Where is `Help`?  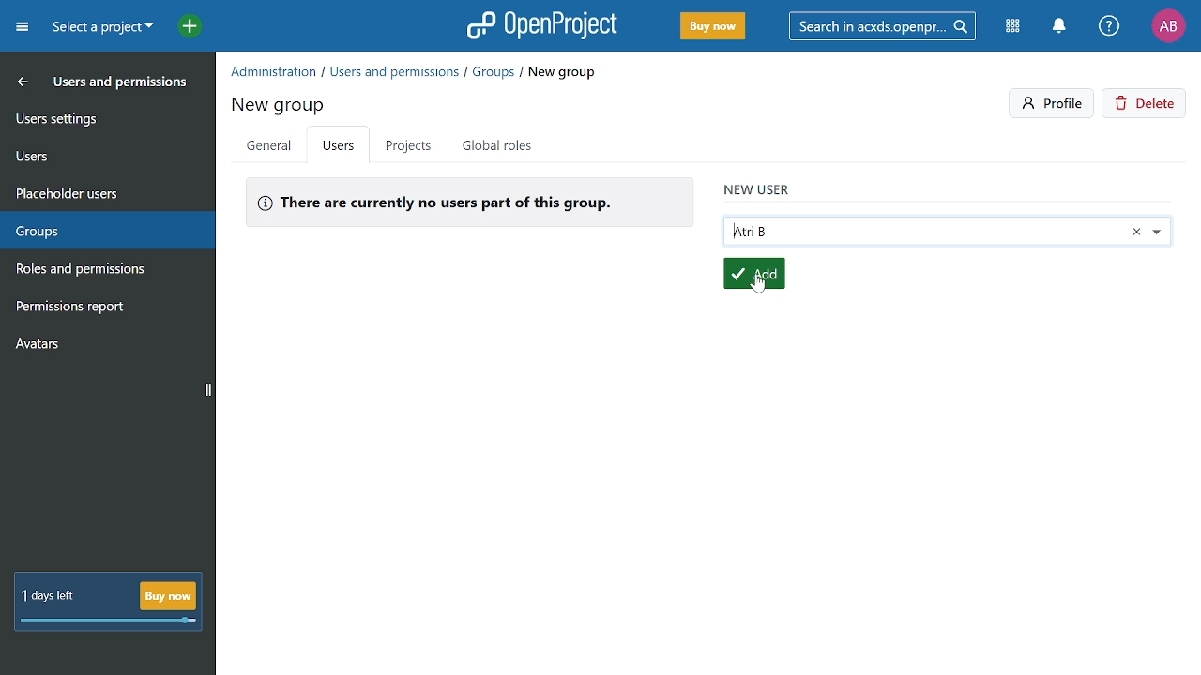
Help is located at coordinates (1110, 27).